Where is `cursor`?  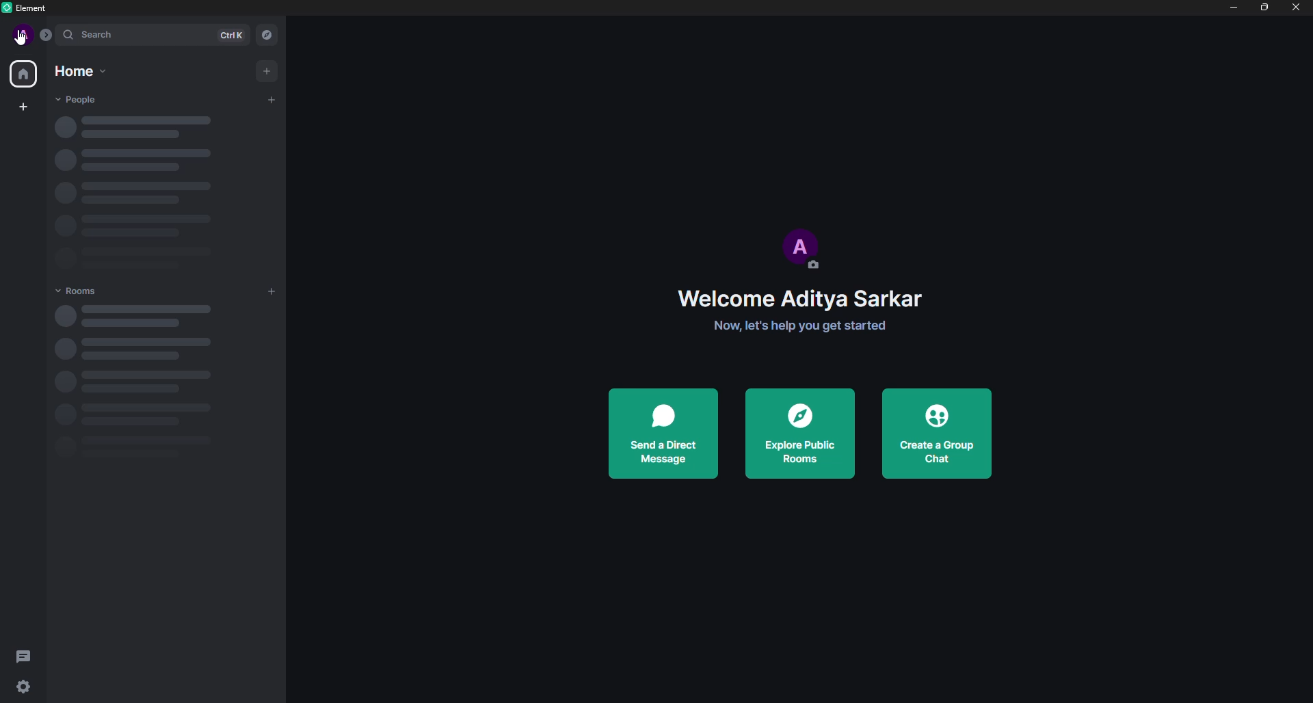
cursor is located at coordinates (21, 38).